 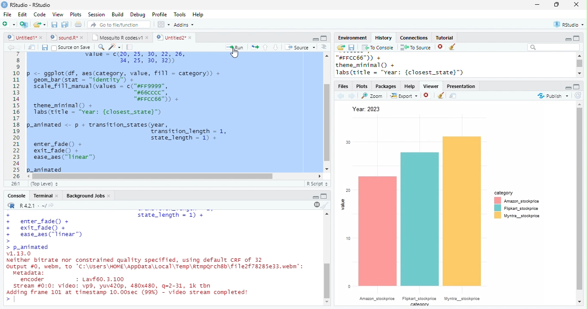 What do you see at coordinates (235, 53) in the screenshot?
I see `cursor` at bounding box center [235, 53].